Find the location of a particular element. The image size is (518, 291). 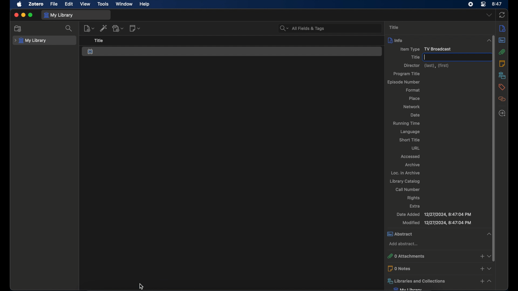

tools is located at coordinates (103, 4).